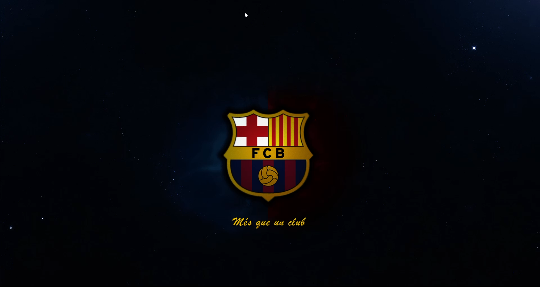  I want to click on cursor, so click(247, 15).